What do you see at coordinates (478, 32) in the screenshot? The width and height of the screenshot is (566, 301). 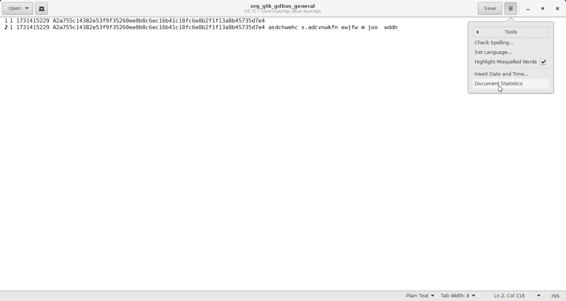 I see `back` at bounding box center [478, 32].